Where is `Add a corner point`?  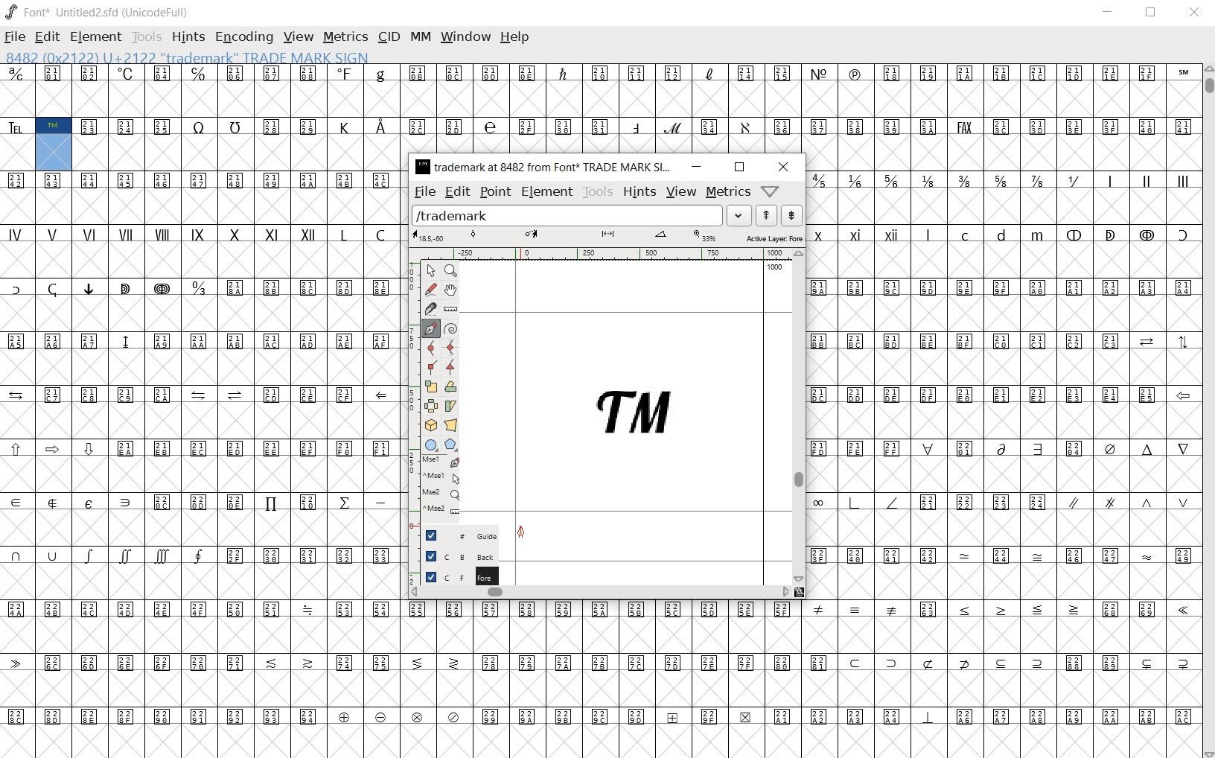 Add a corner point is located at coordinates (430, 366).